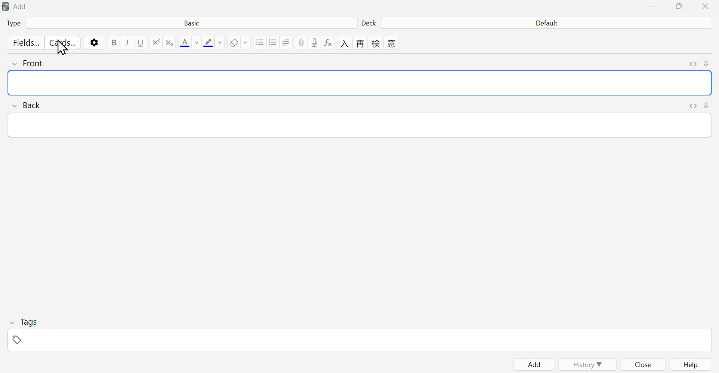 This screenshot has height=373, width=719. Describe the element at coordinates (112, 43) in the screenshot. I see `Bold` at that location.